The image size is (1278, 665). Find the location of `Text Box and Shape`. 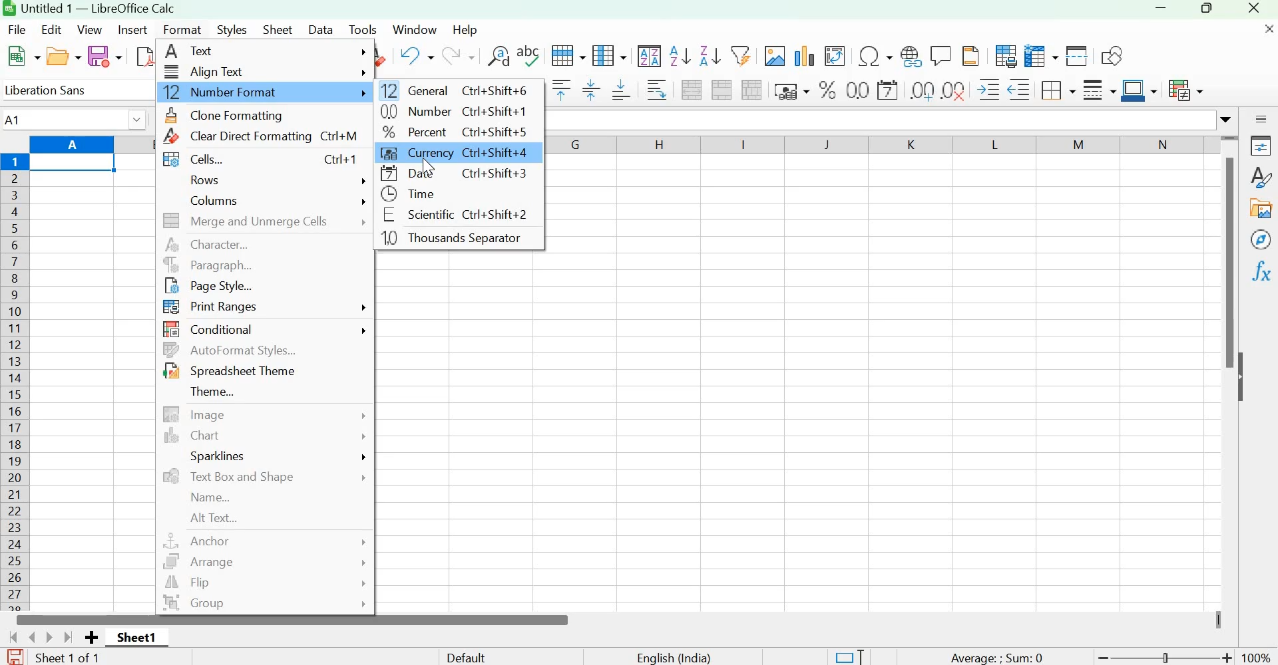

Text Box and Shape is located at coordinates (264, 476).